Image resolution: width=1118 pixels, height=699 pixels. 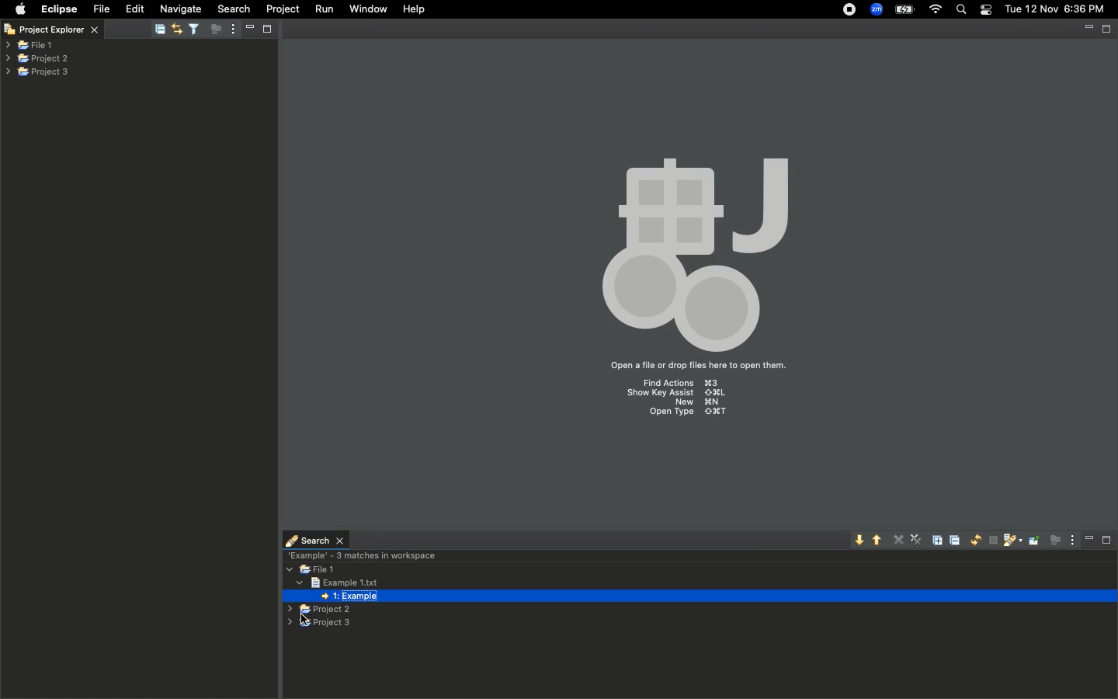 I want to click on Edit, so click(x=135, y=9).